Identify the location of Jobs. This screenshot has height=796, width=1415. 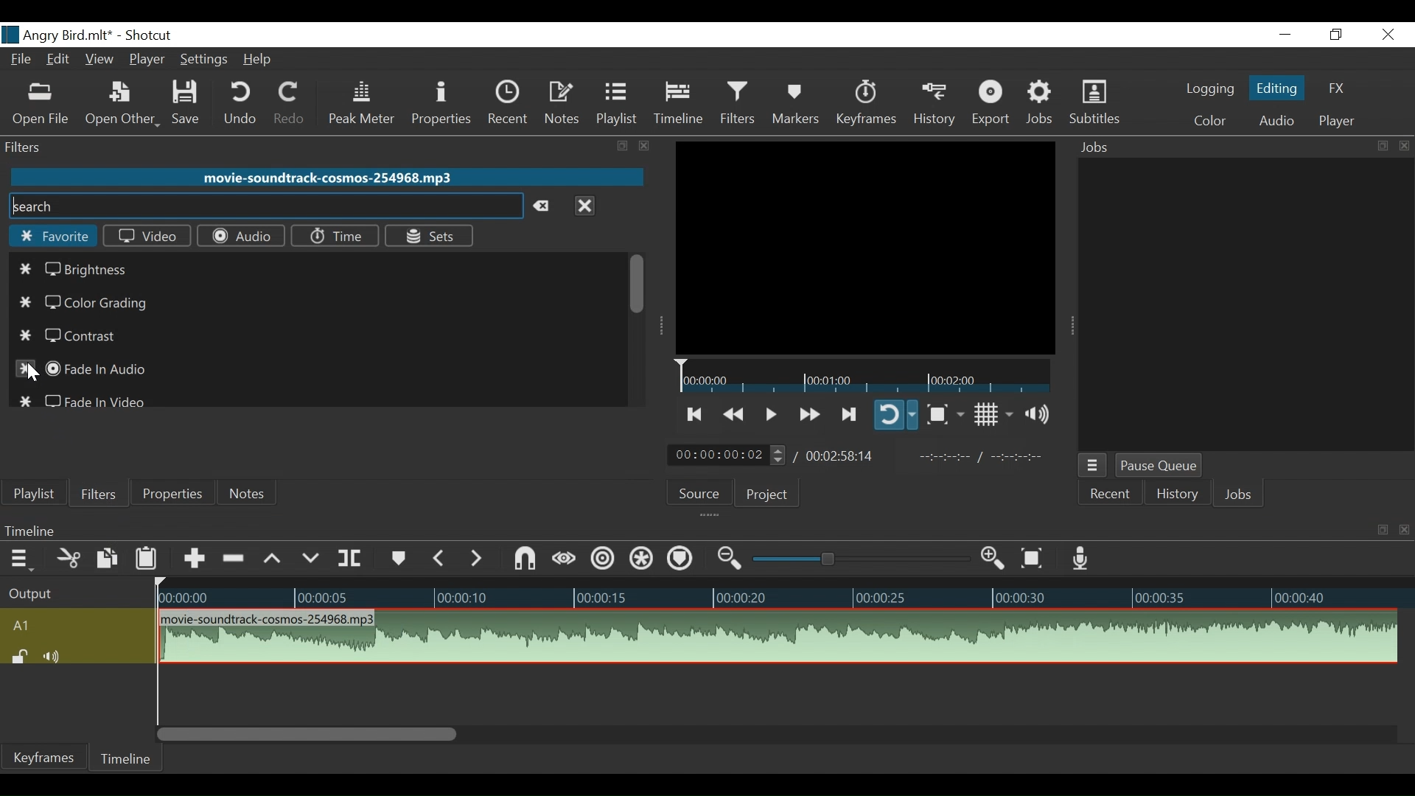
(1042, 105).